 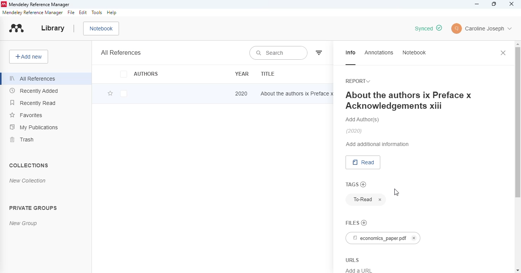 I want to click on recently read, so click(x=32, y=103).